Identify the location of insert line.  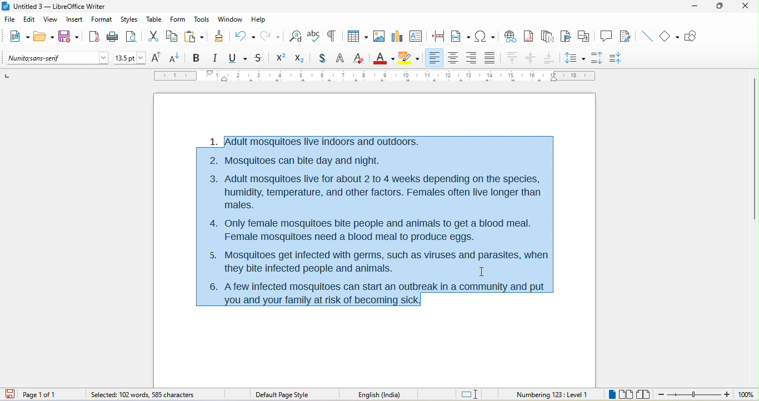
(646, 36).